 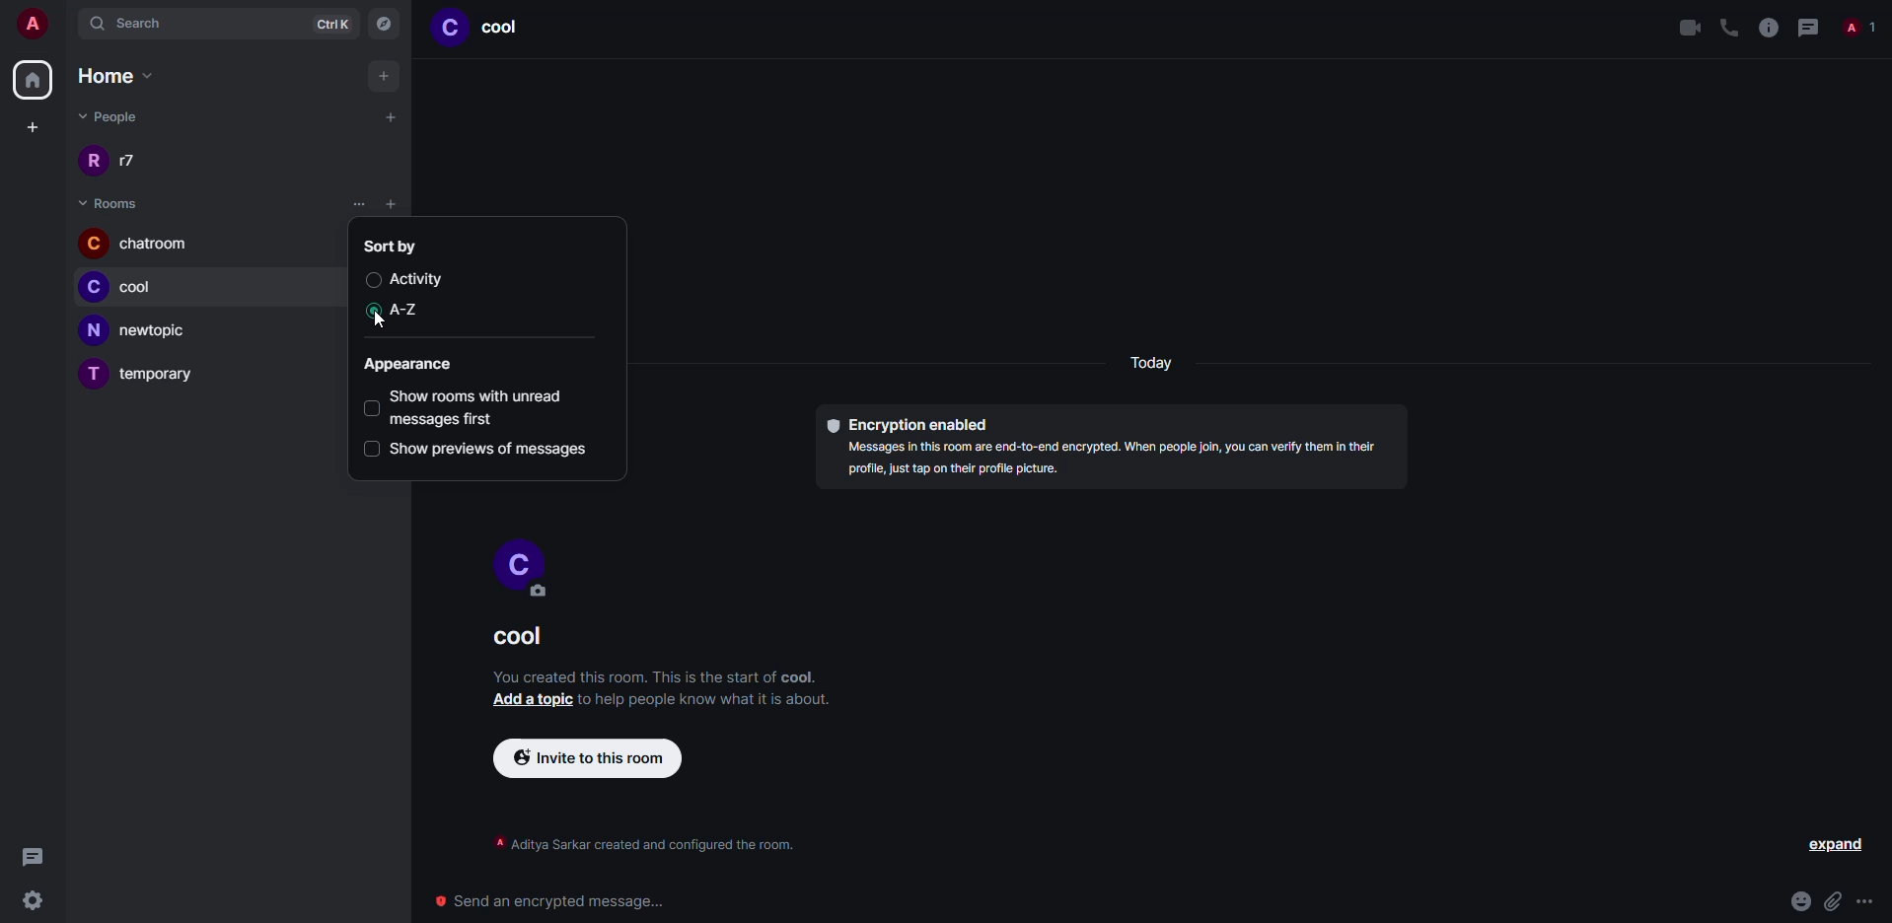 What do you see at coordinates (110, 203) in the screenshot?
I see `rooms` at bounding box center [110, 203].